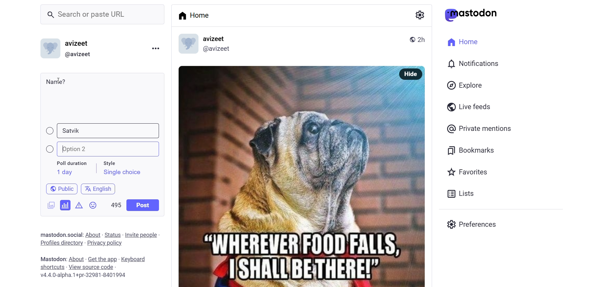 Image resolution: width=603 pixels, height=287 pixels. I want to click on preferences, so click(473, 223).